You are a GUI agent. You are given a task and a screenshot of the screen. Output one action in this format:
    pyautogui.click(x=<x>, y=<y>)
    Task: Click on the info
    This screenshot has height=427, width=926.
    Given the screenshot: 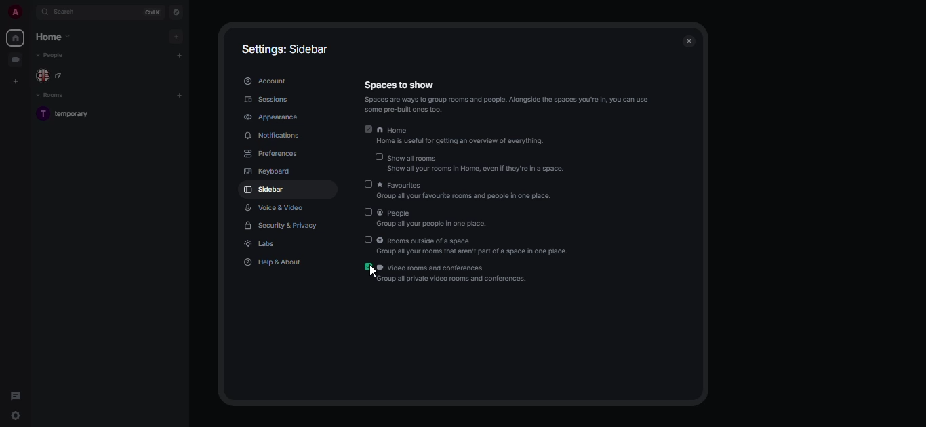 What is the action you would take?
    pyautogui.click(x=511, y=104)
    